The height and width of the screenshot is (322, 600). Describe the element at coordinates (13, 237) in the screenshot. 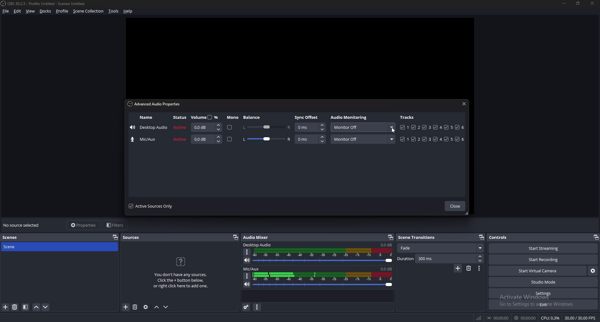

I see `scenes` at that location.